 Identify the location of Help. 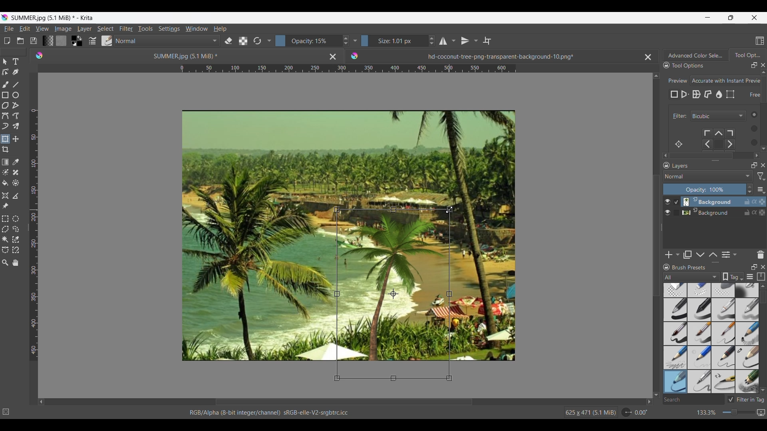
(220, 29).